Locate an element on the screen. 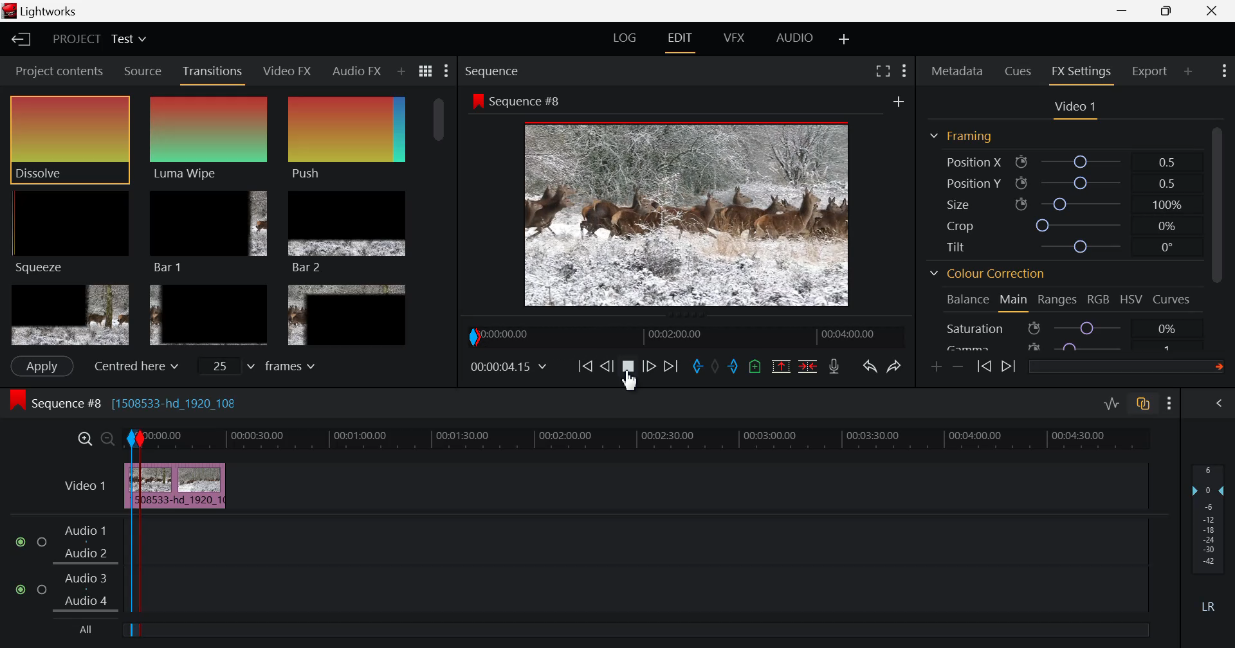 The image size is (1235, 648). Timeline Zoom Out is located at coordinates (108, 440).